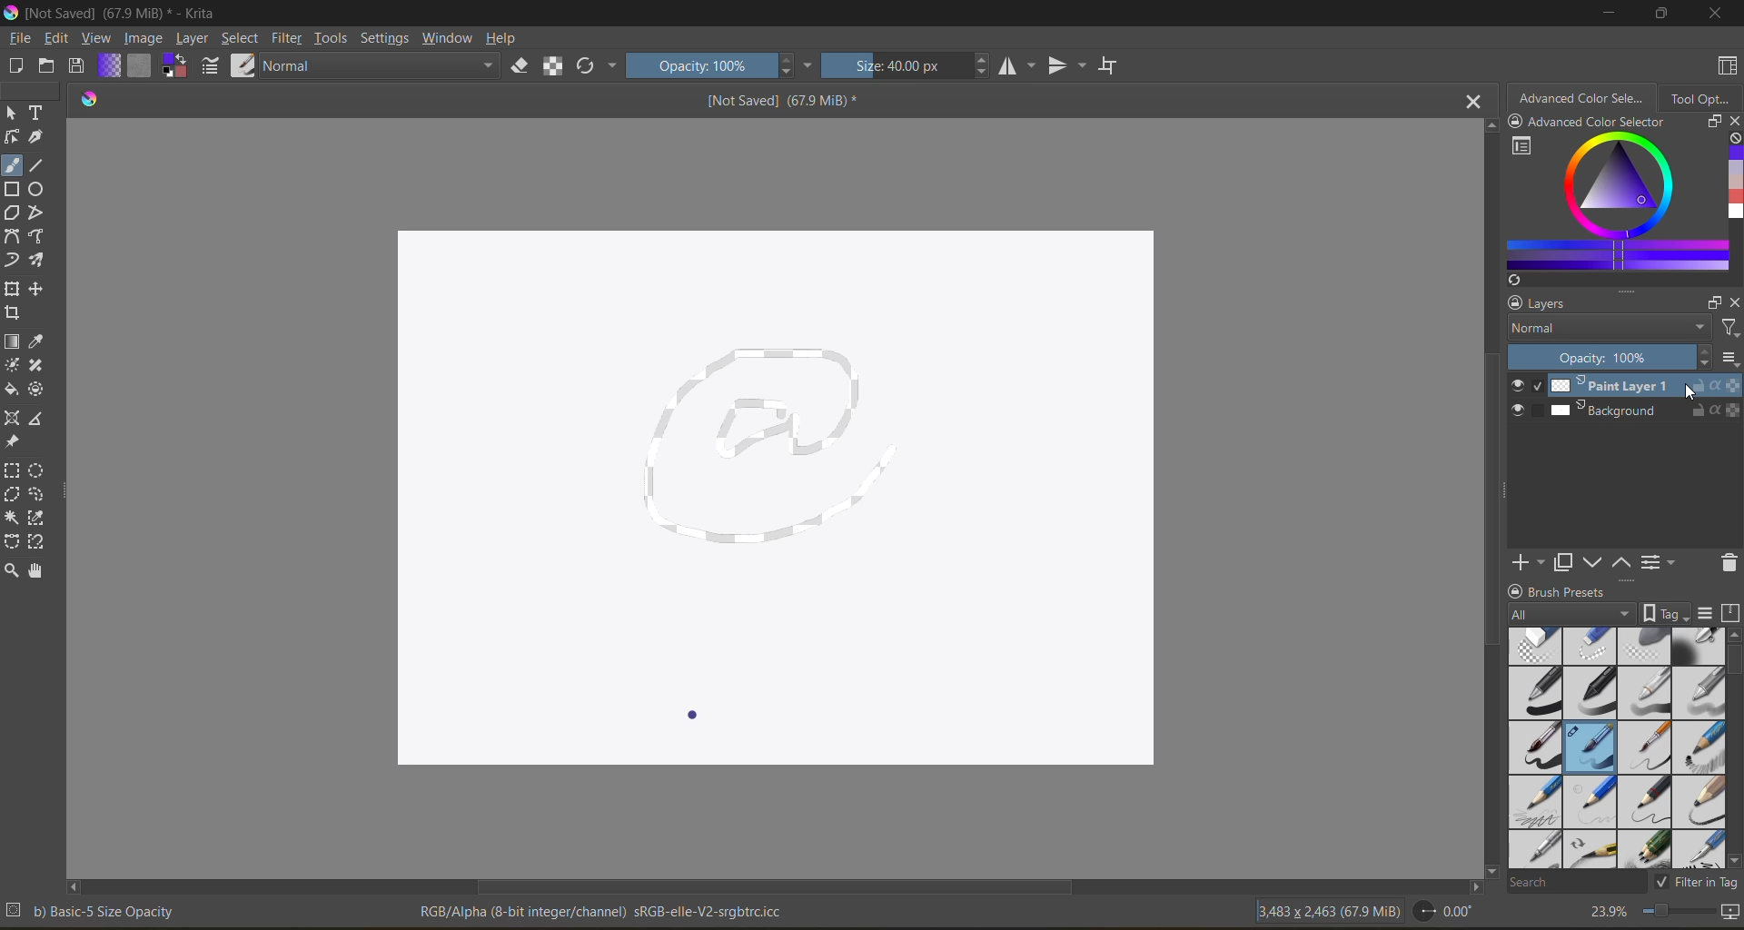 This screenshot has width=1744, height=930. I want to click on cursor, so click(1694, 391).